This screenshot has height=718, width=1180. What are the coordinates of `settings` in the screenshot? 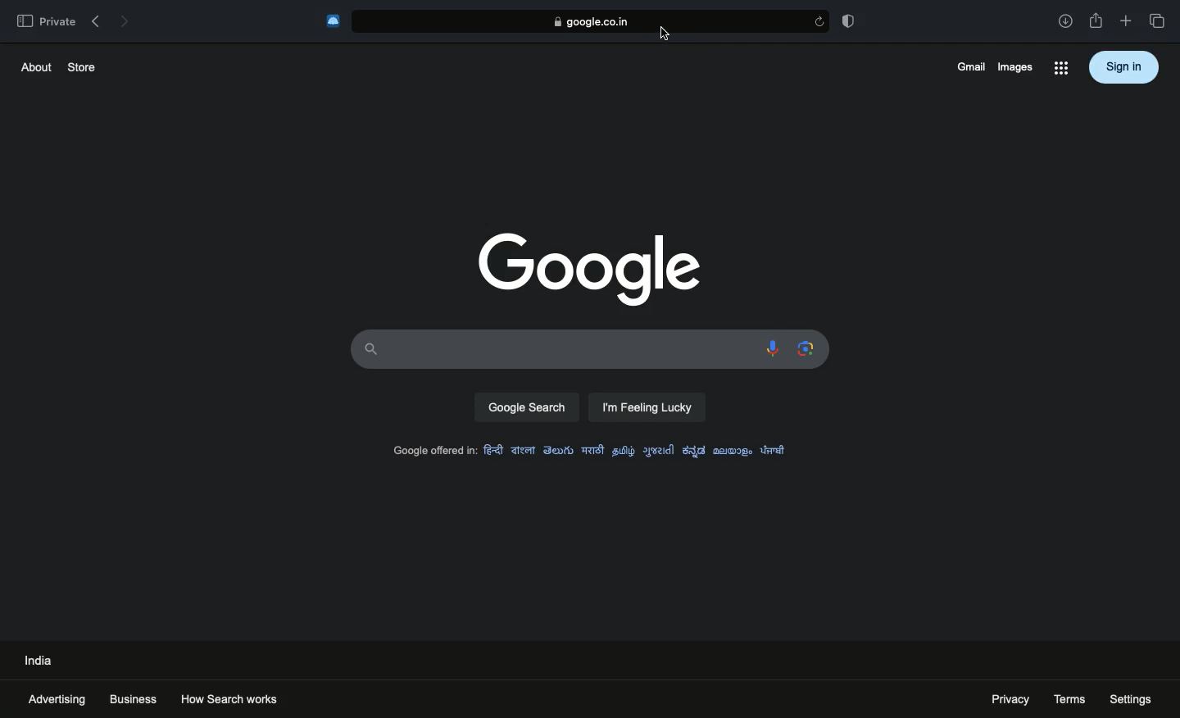 It's located at (1132, 698).